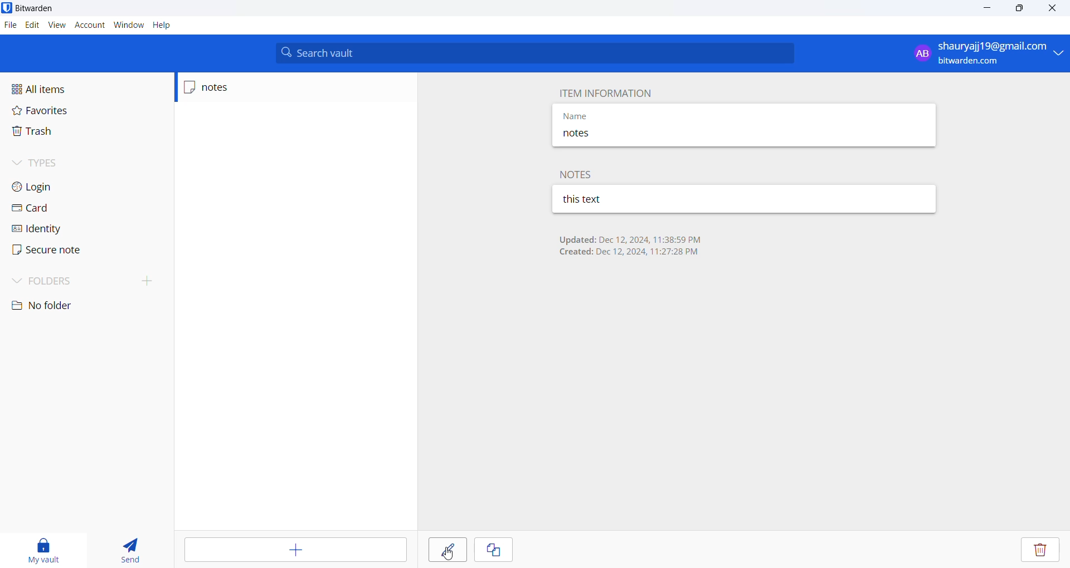 The width and height of the screenshot is (1070, 568). I want to click on name, so click(619, 114).